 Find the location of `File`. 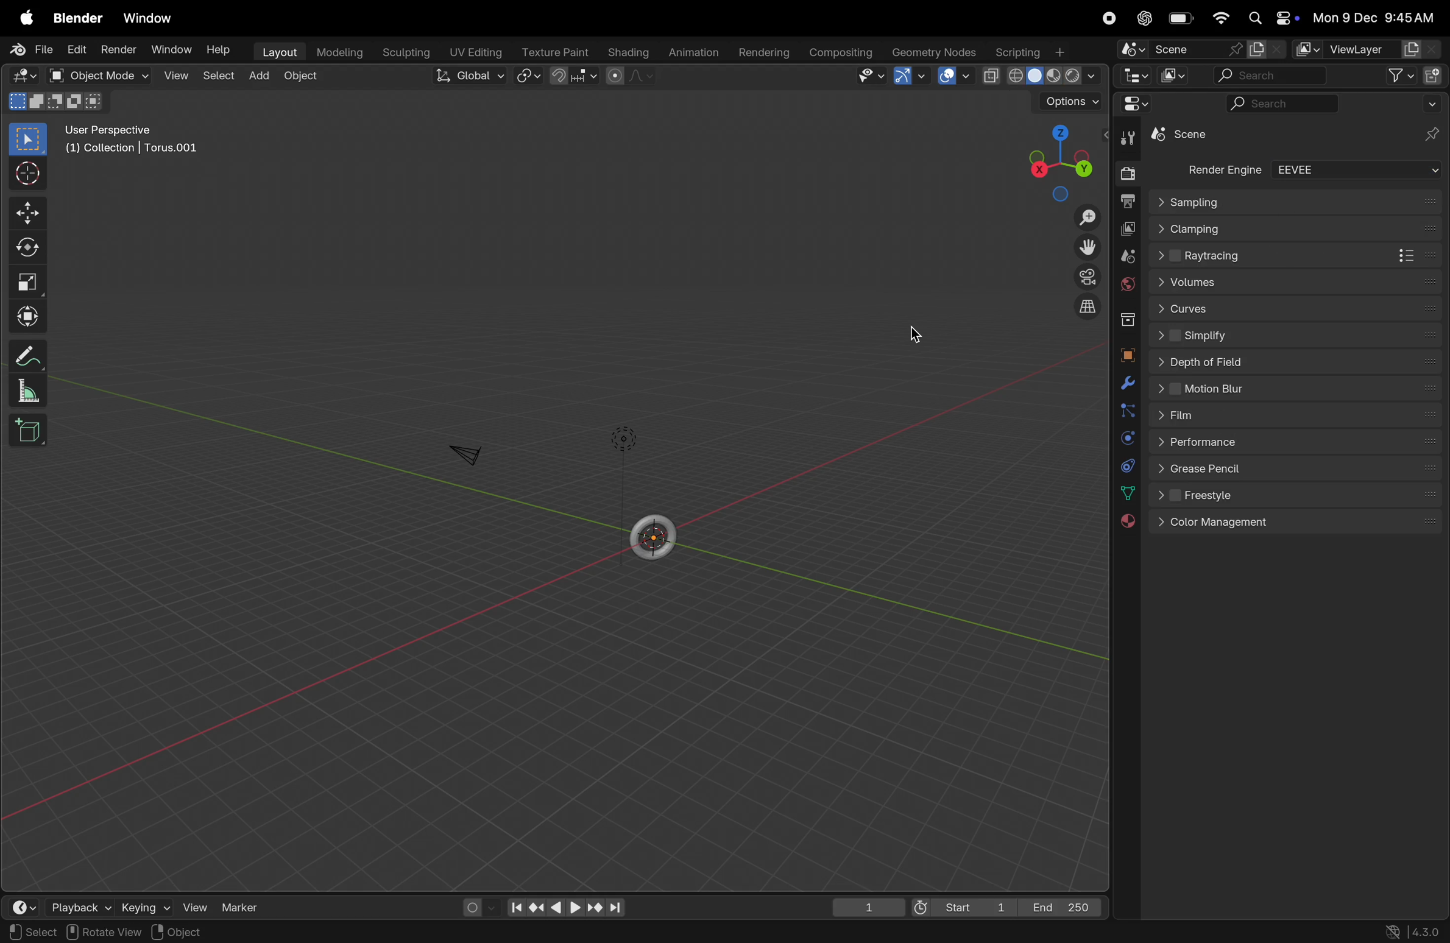

File is located at coordinates (29, 49).